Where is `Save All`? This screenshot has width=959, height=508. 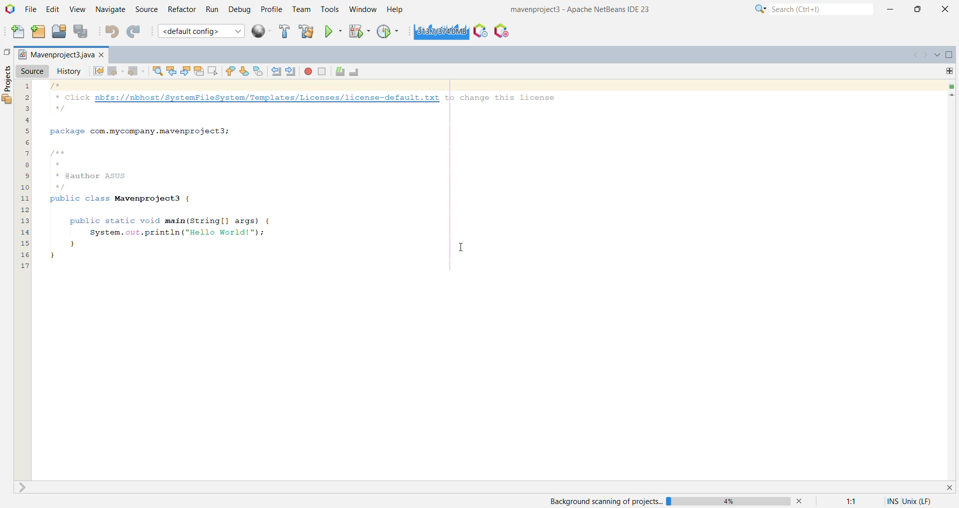
Save All is located at coordinates (82, 32).